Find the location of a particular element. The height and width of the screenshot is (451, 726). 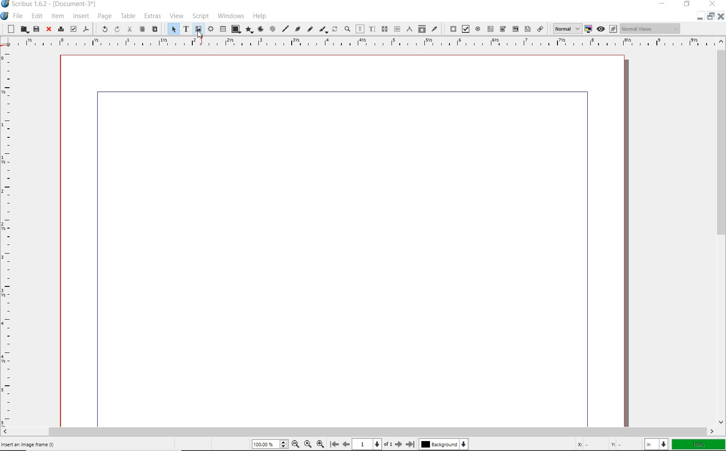

workspace is located at coordinates (344, 241).